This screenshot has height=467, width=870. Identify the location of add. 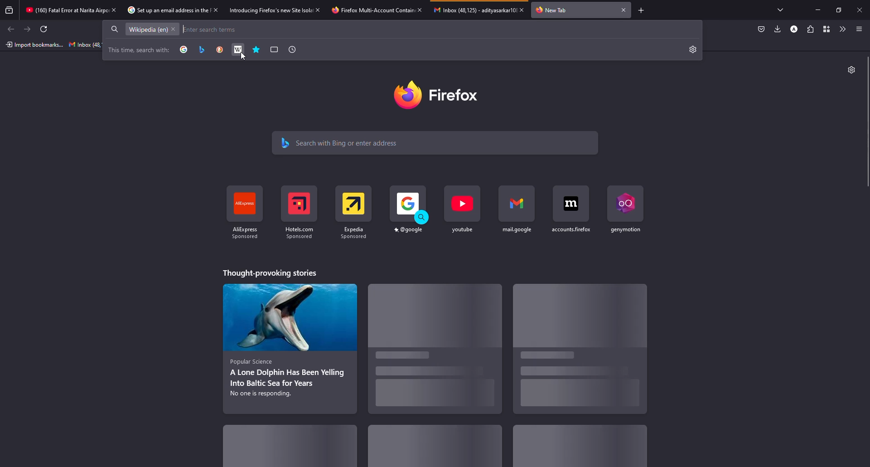
(642, 11).